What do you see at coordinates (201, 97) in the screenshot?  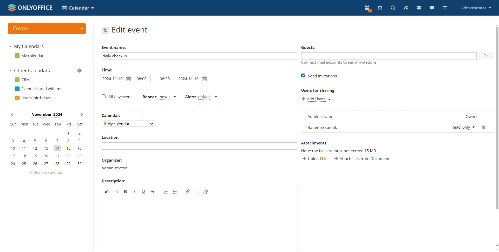 I see `alert type` at bounding box center [201, 97].